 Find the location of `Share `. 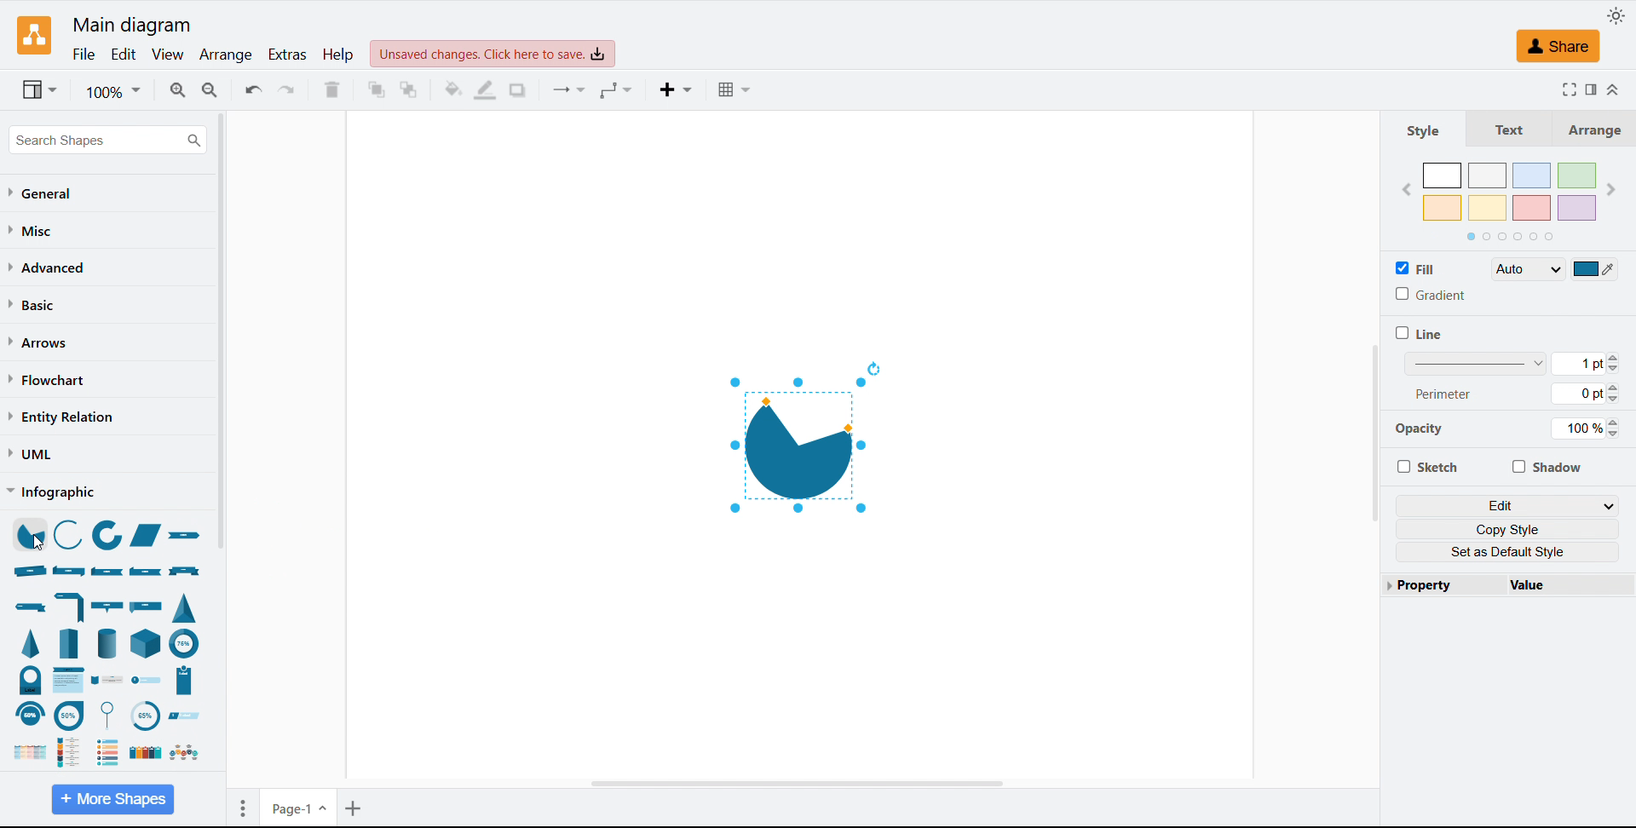

Share  is located at coordinates (1558, 46).